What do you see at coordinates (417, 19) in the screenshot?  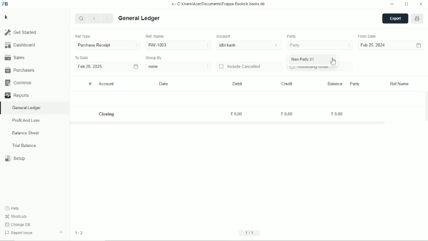 I see `Open report print view` at bounding box center [417, 19].